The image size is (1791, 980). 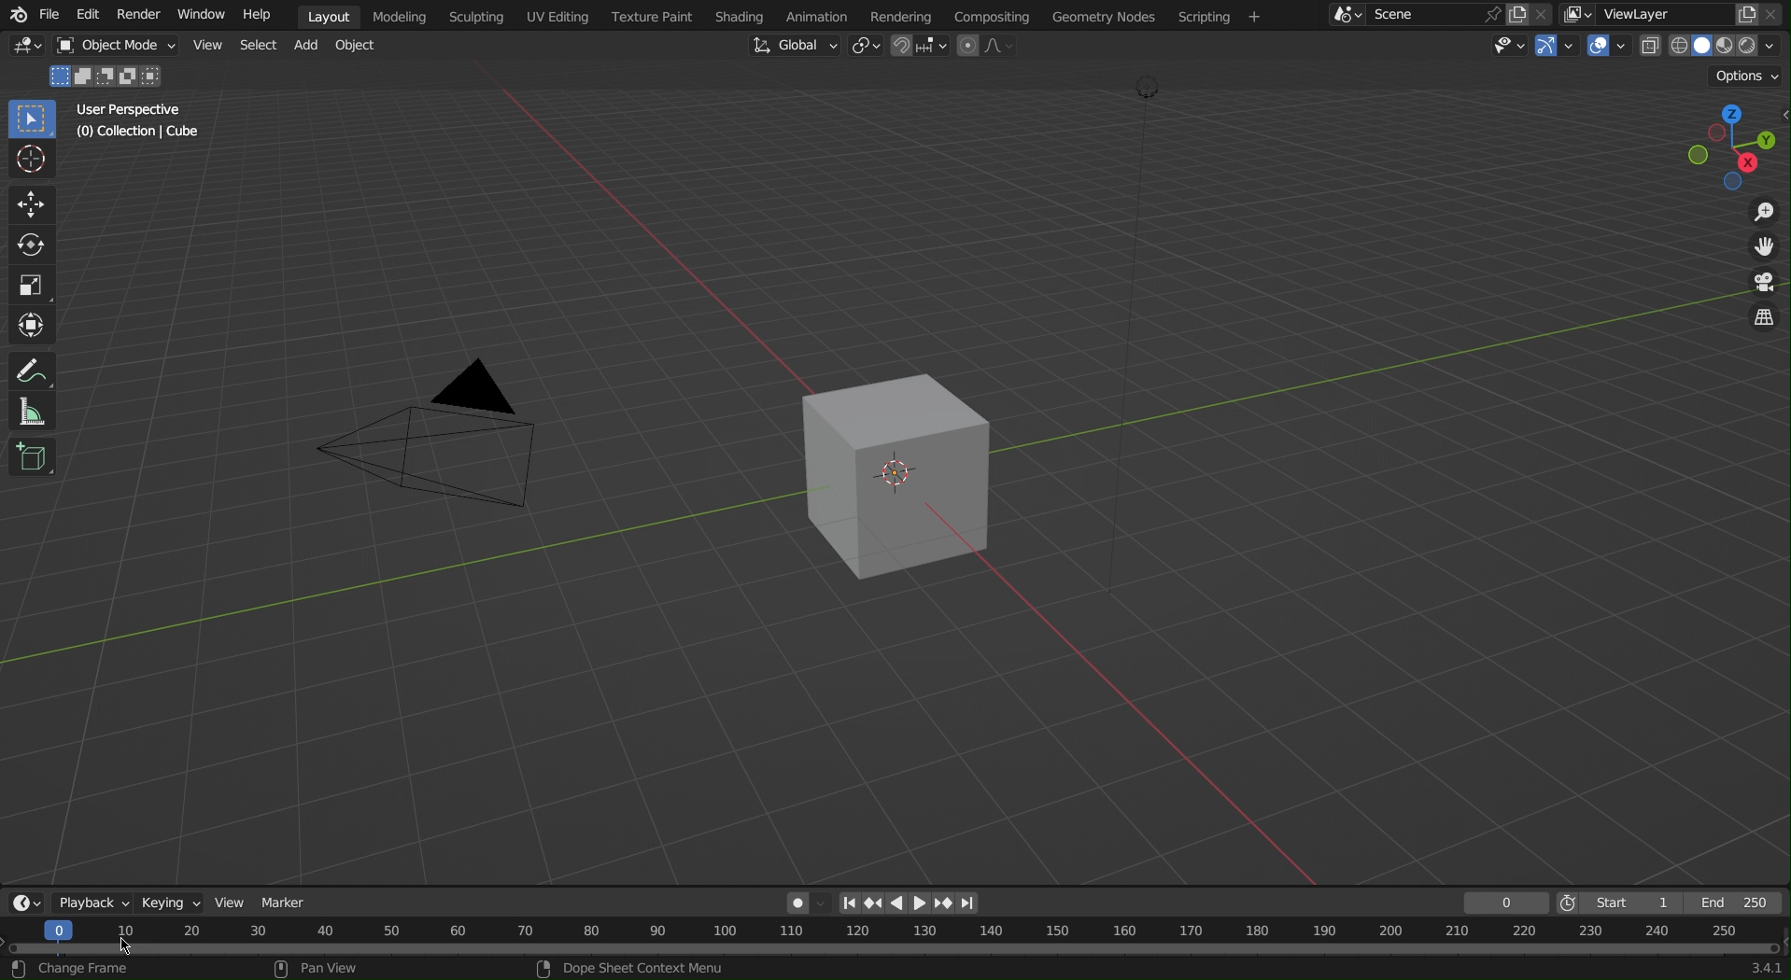 I want to click on Shading, so click(x=736, y=15).